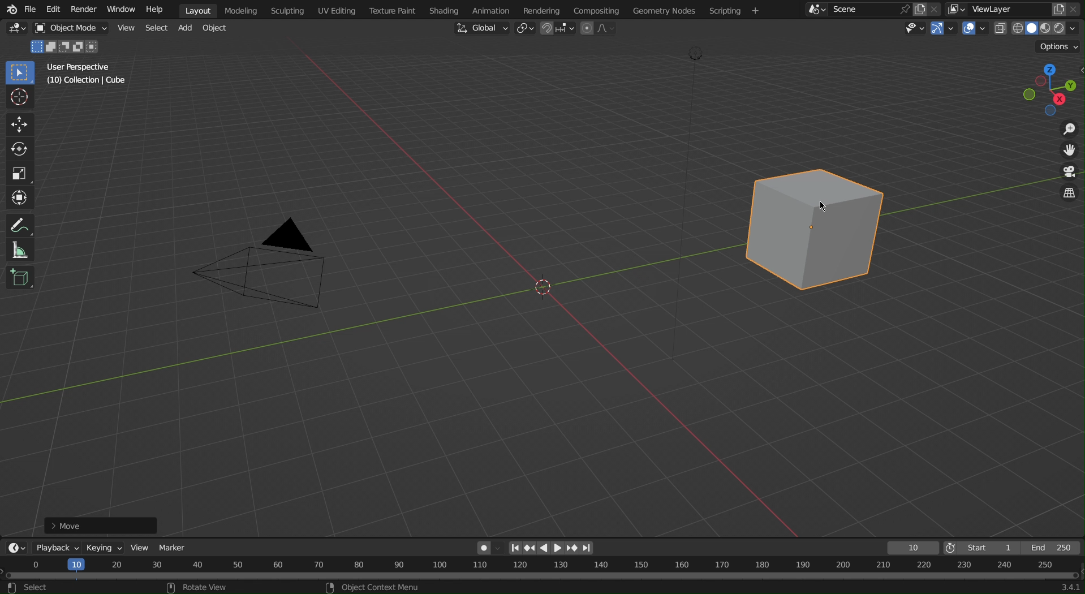 The width and height of the screenshot is (1085, 594). Describe the element at coordinates (19, 226) in the screenshot. I see `Annotate` at that location.